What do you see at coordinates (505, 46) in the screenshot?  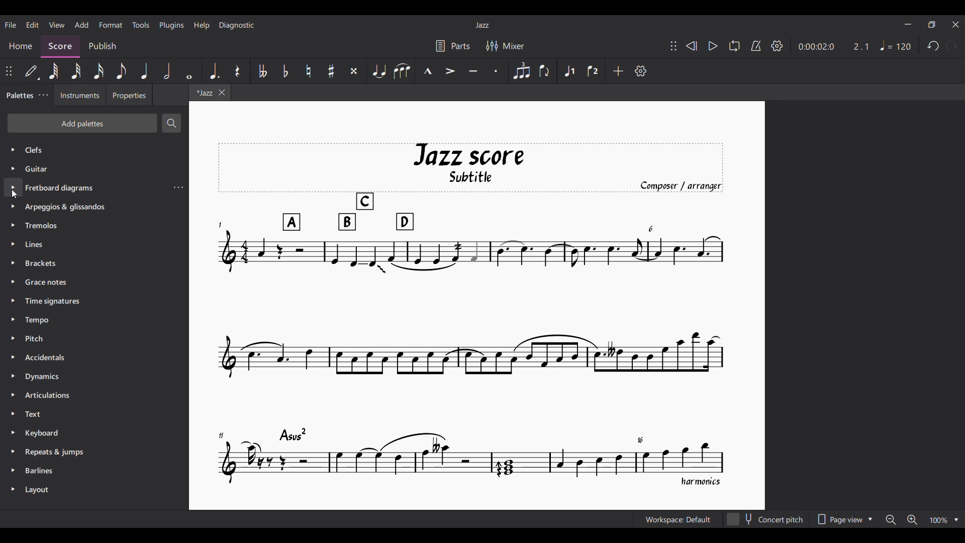 I see `Mixer settings` at bounding box center [505, 46].